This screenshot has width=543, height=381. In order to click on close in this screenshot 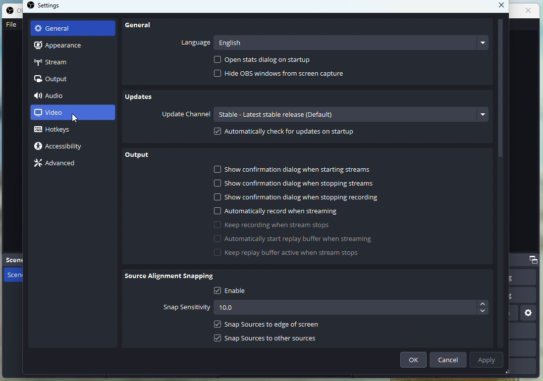, I will do `click(501, 6)`.